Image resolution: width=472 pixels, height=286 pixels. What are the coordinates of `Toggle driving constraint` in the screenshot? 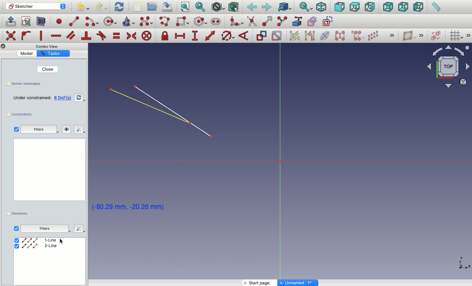 It's located at (261, 36).